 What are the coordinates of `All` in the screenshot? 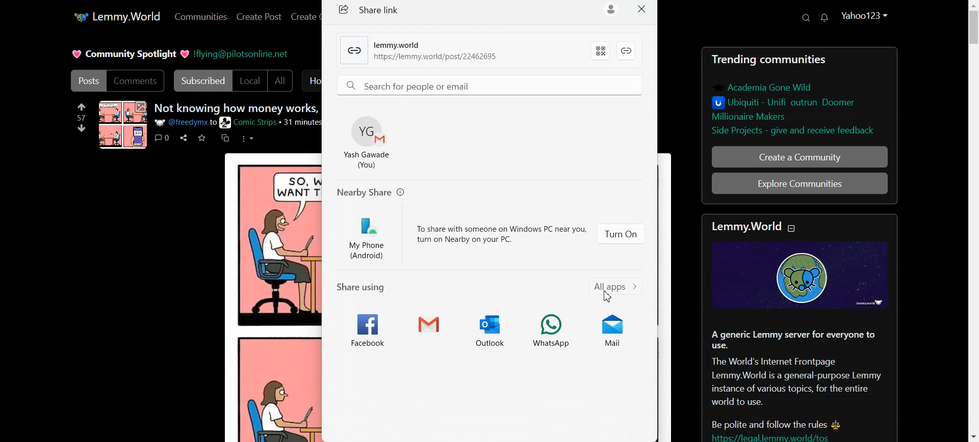 It's located at (280, 80).